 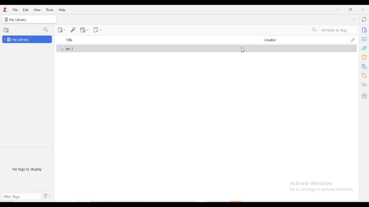 I want to click on search all fields & tags, so click(x=334, y=30).